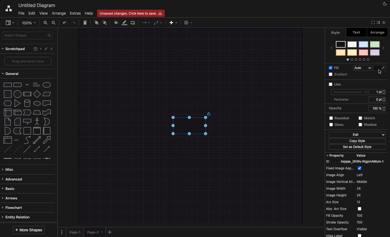 This screenshot has width=390, height=237. Describe the element at coordinates (46, 49) in the screenshot. I see `Edit` at that location.